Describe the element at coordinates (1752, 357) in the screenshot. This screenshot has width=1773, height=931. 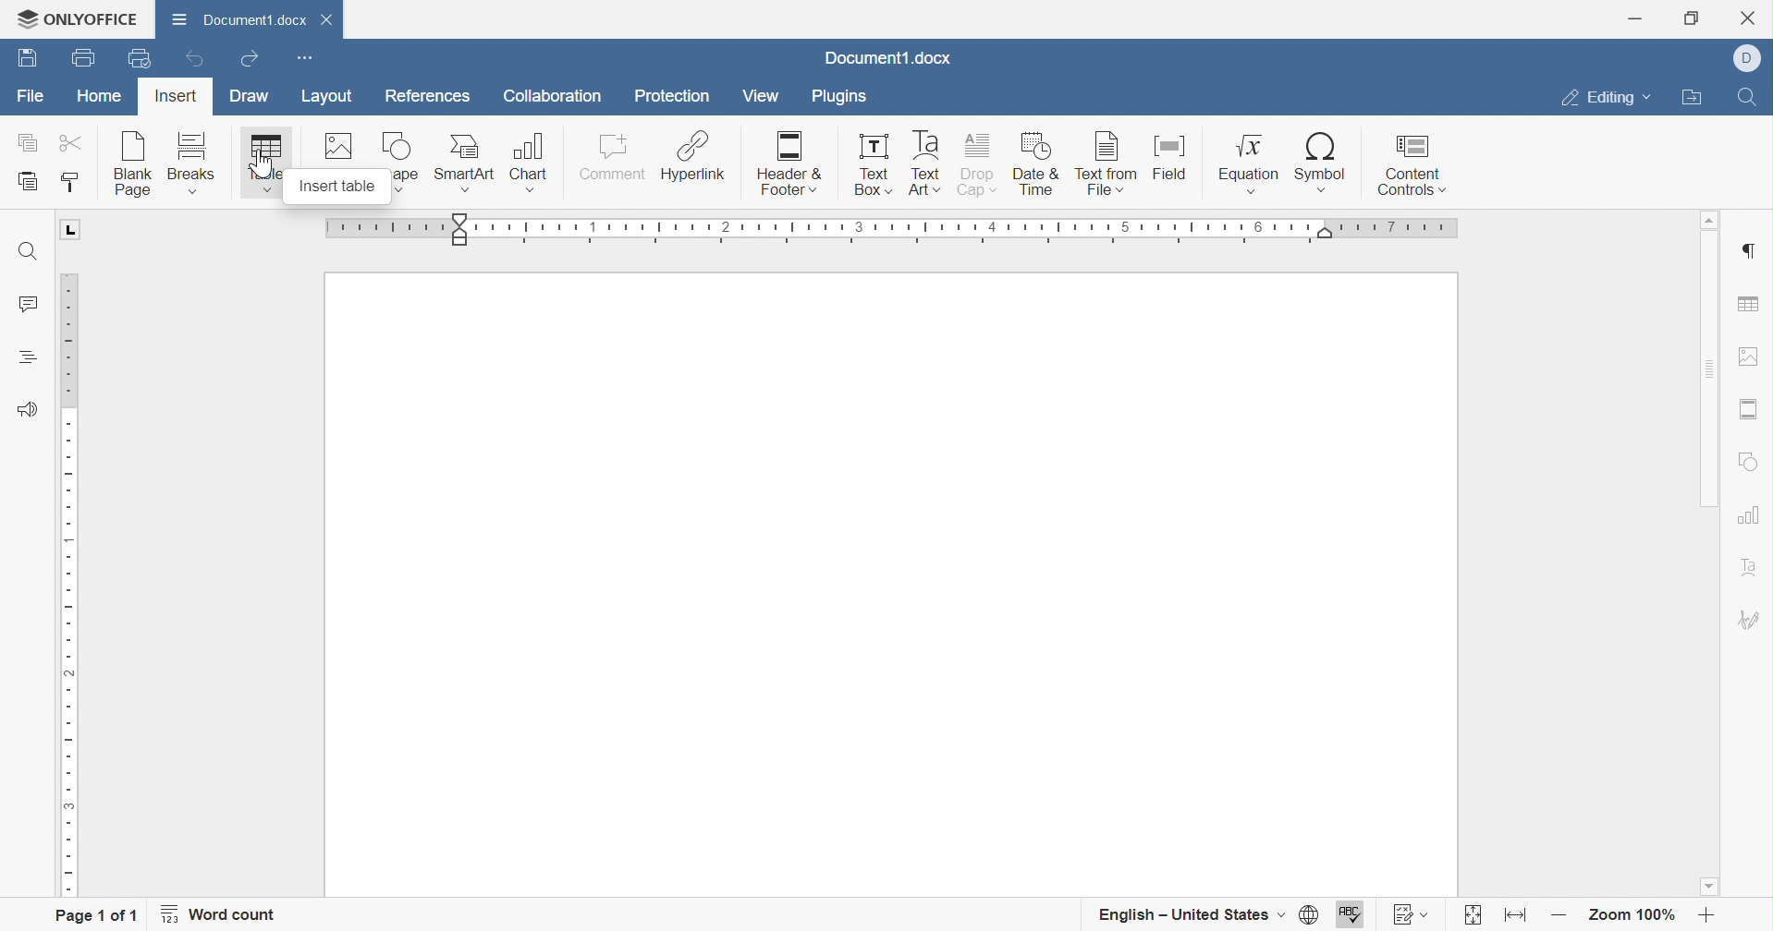
I see `Image settings` at that location.